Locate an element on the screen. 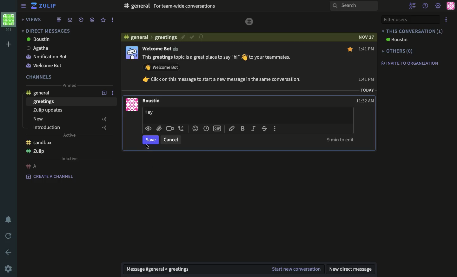 This screenshot has height=277, width=457. channels is located at coordinates (40, 76).